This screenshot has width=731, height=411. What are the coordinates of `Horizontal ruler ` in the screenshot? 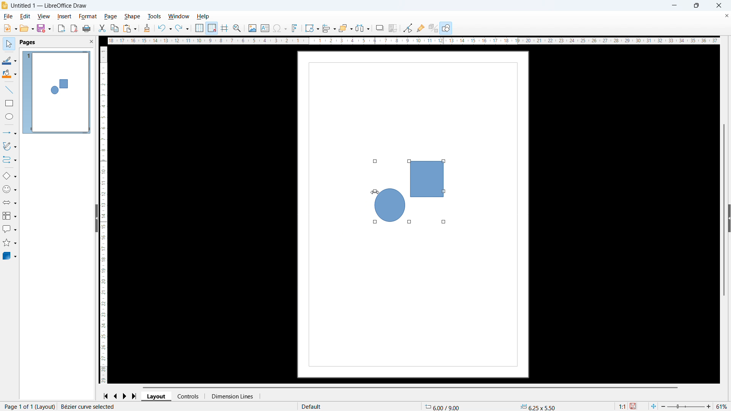 It's located at (413, 41).